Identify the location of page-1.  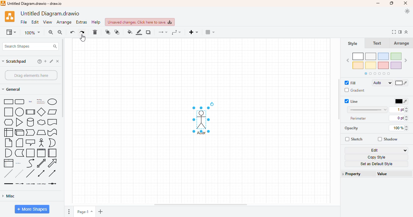
(84, 211).